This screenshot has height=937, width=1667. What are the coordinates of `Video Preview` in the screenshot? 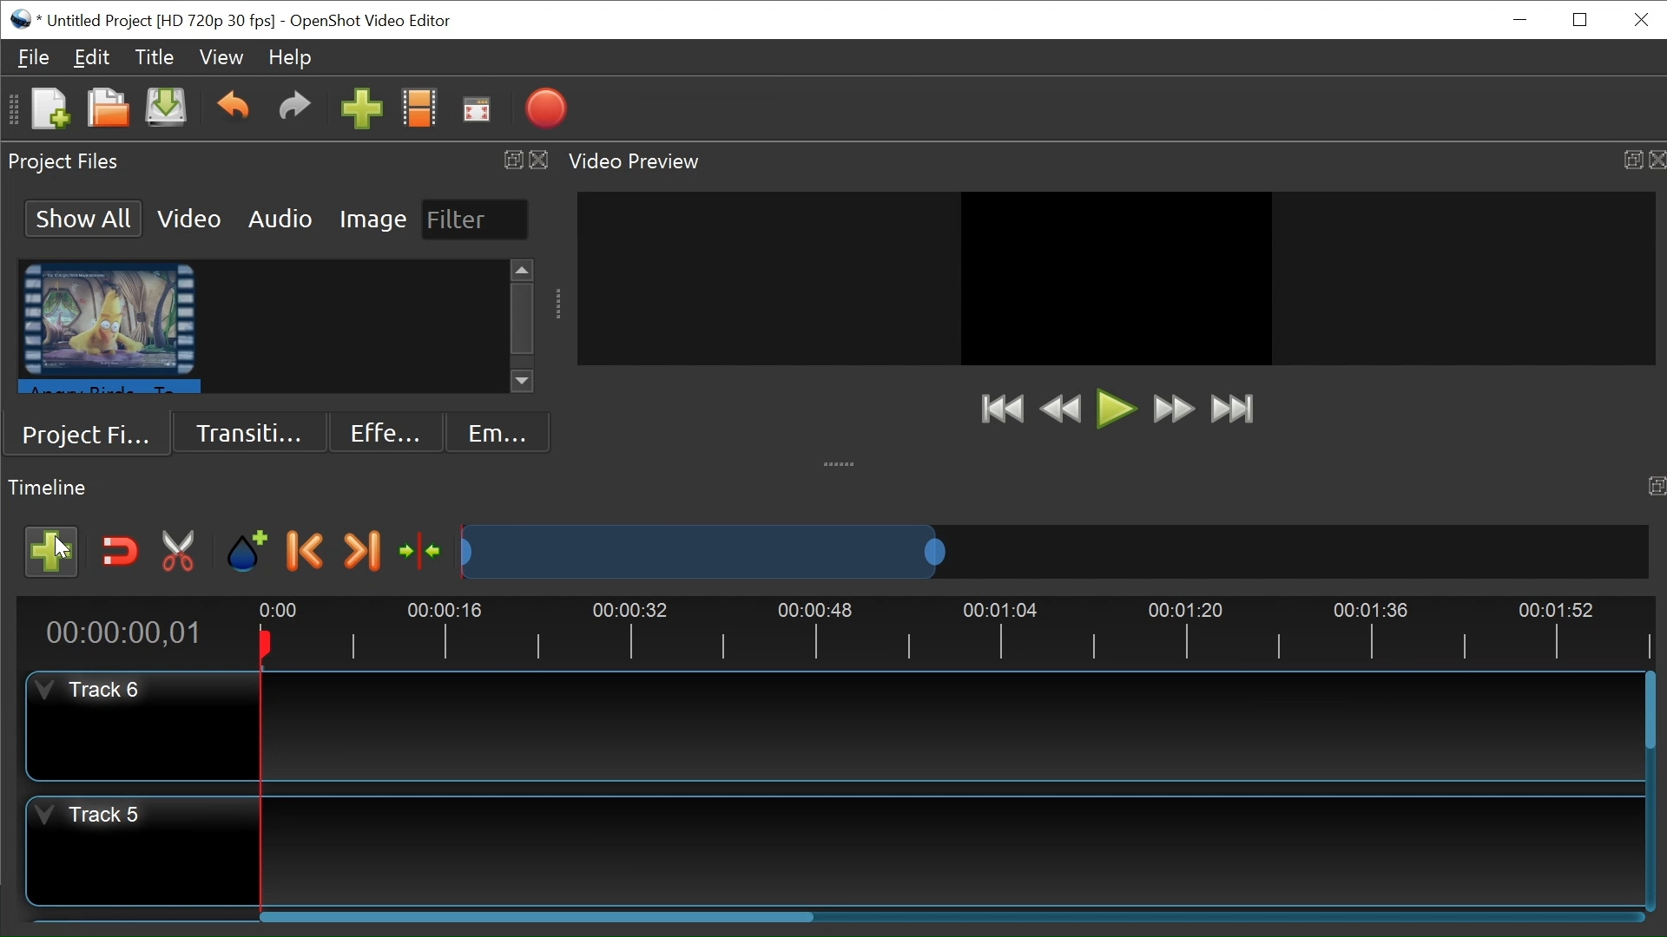 It's located at (1114, 161).